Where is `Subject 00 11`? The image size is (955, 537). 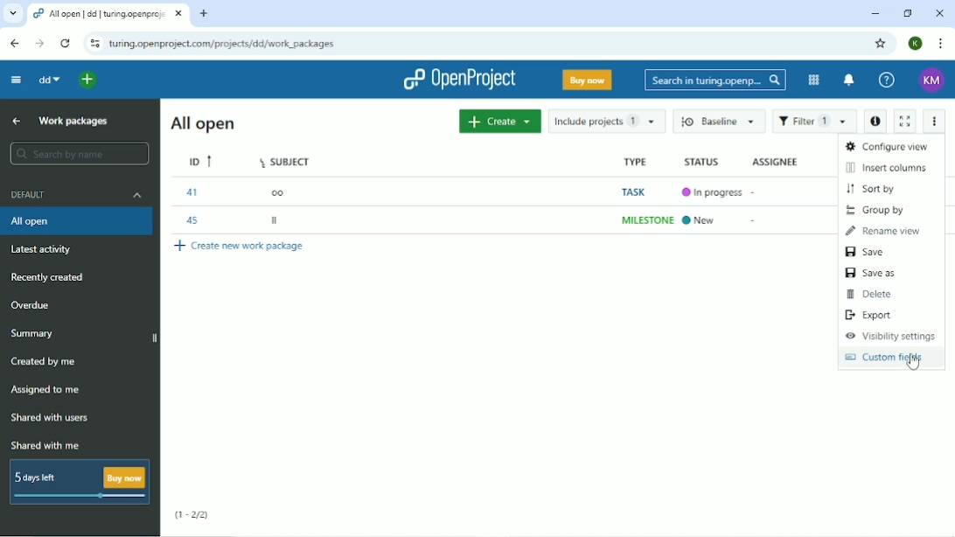 Subject 00 11 is located at coordinates (283, 160).